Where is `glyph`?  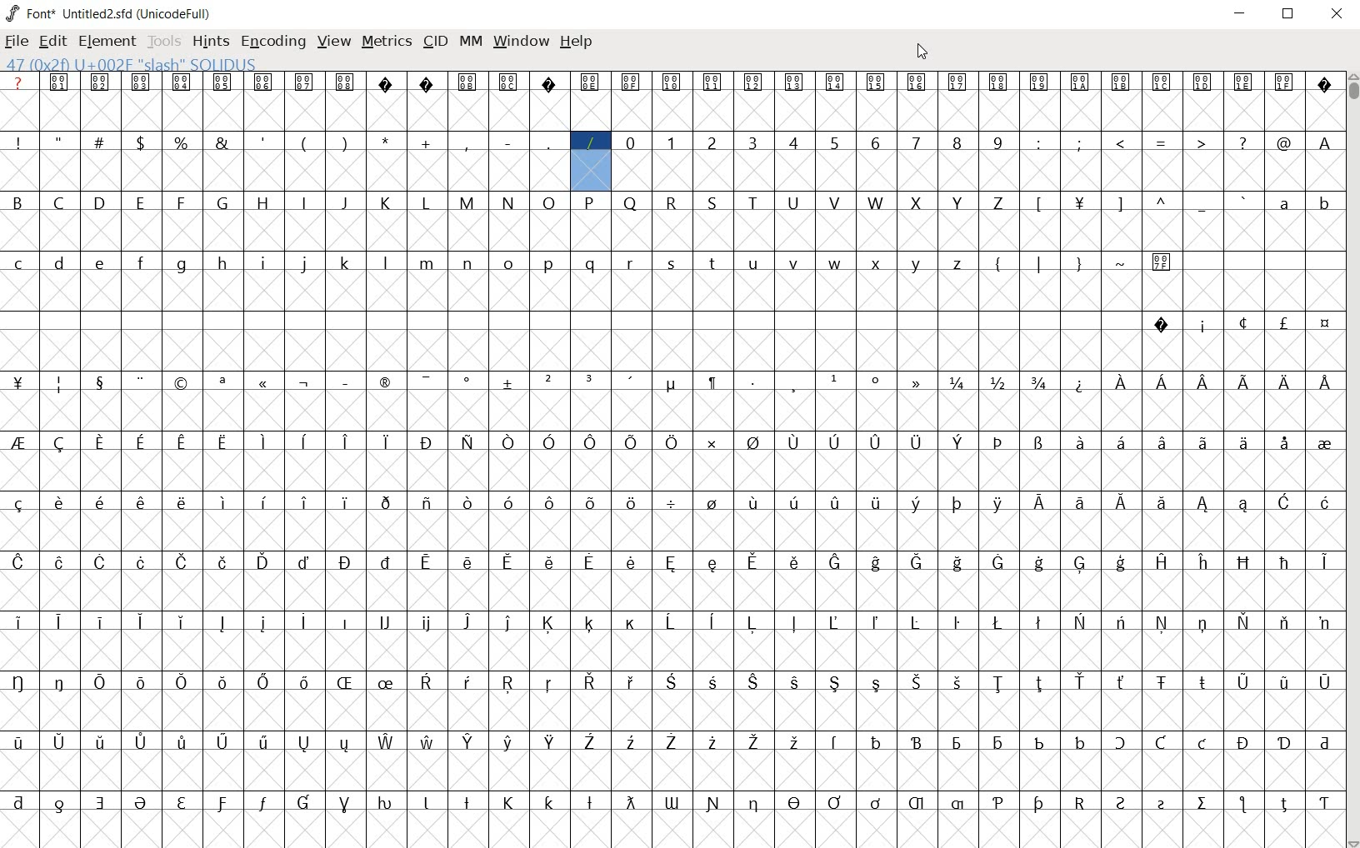 glyph is located at coordinates (1121, 682).